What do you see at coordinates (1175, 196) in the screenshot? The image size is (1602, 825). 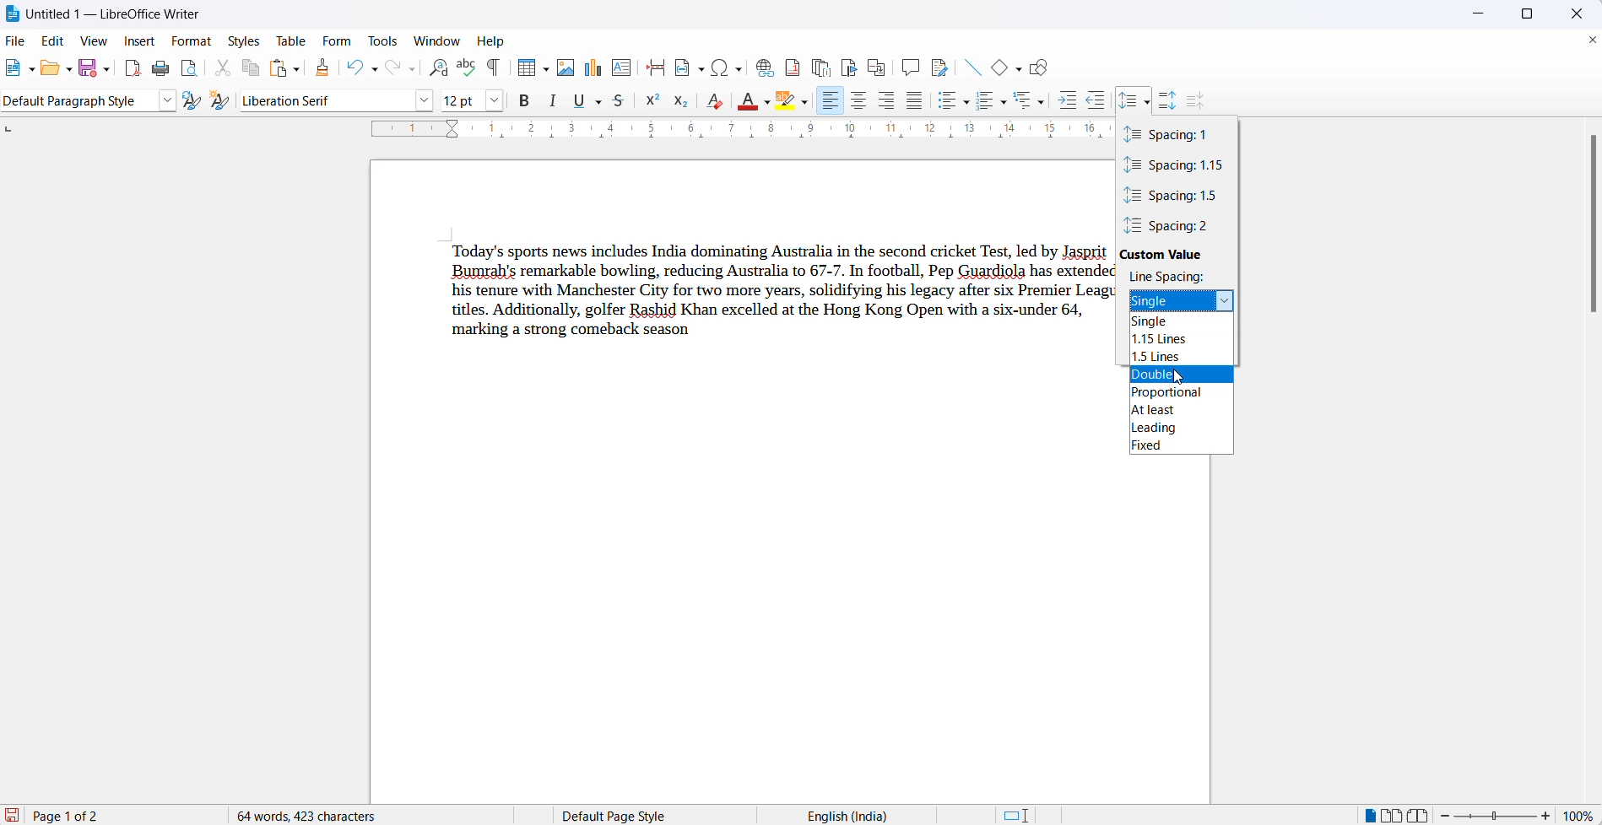 I see `spacing value 1.5` at bounding box center [1175, 196].